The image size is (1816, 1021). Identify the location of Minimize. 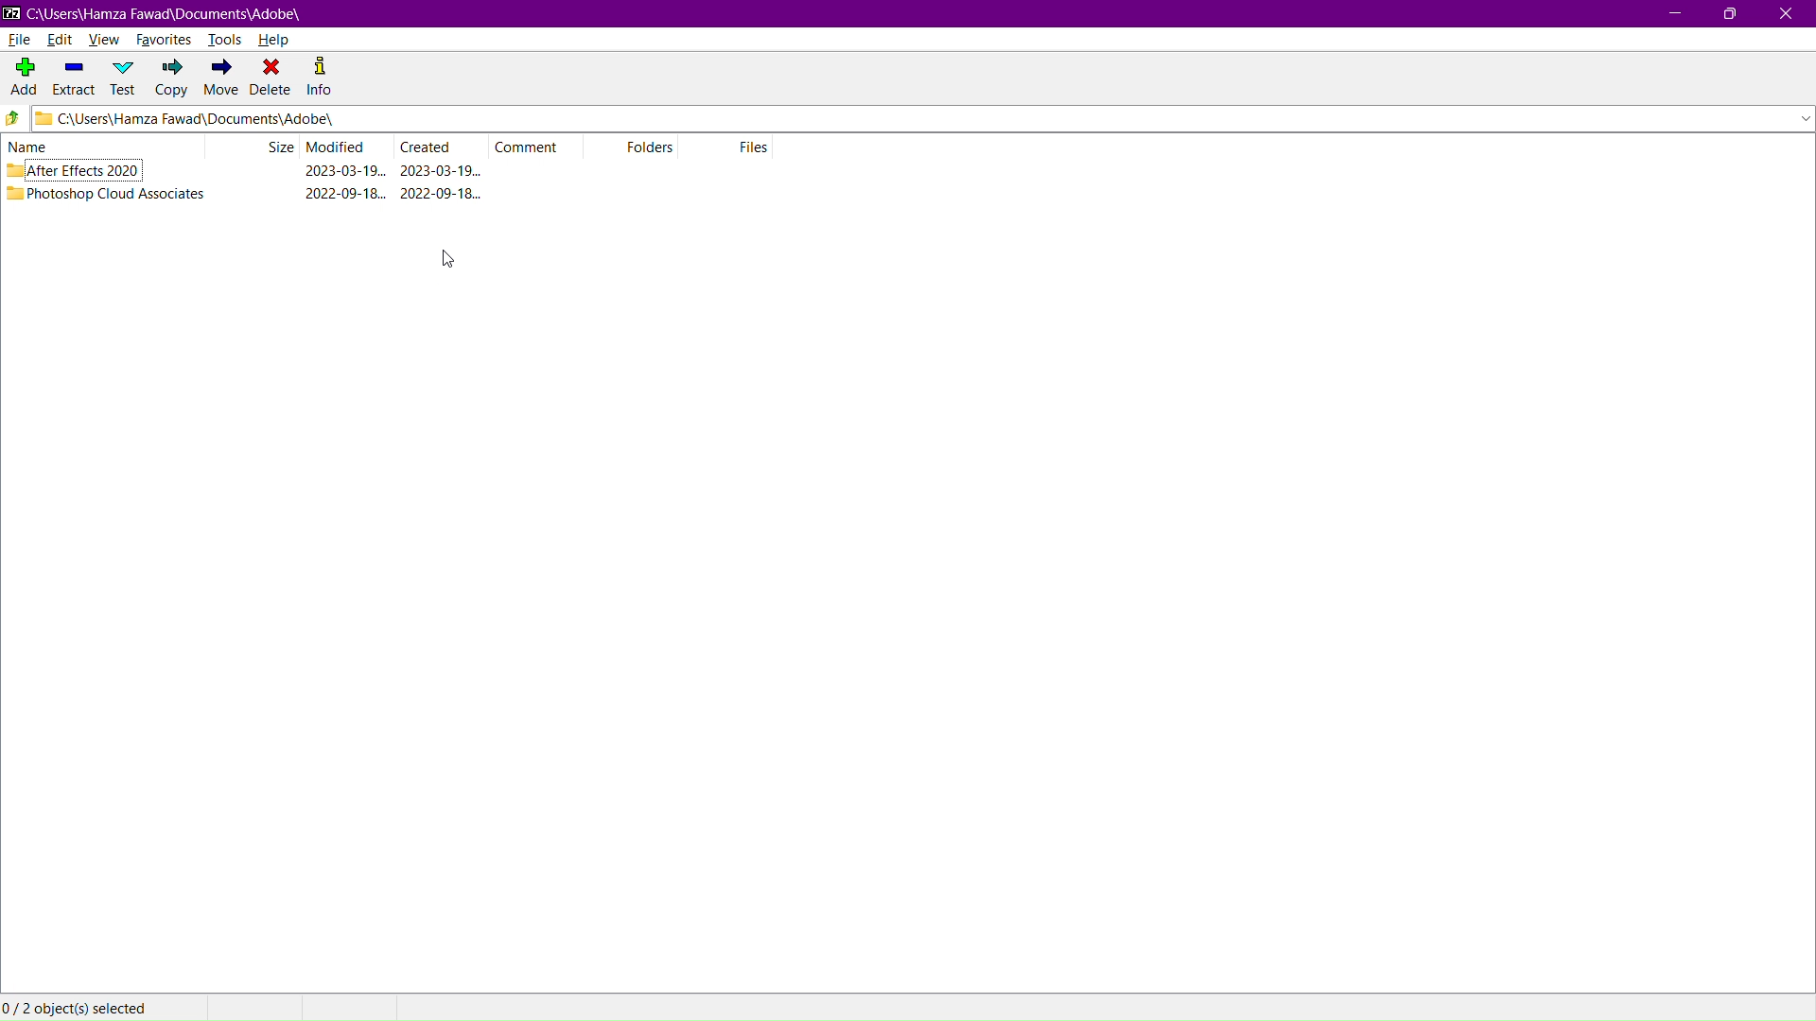
(1671, 14).